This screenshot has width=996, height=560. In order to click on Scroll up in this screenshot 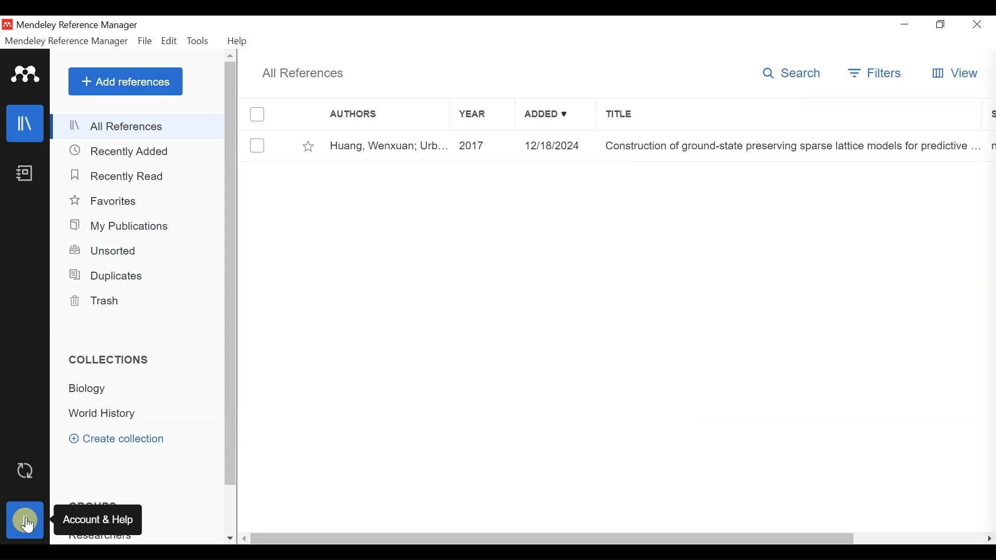, I will do `click(230, 55)`.